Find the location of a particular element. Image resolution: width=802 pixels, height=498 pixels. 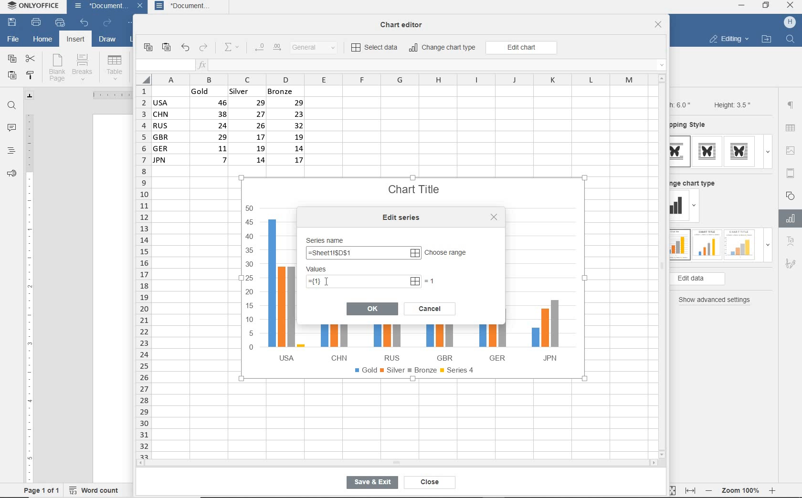

lose is located at coordinates (494, 217).